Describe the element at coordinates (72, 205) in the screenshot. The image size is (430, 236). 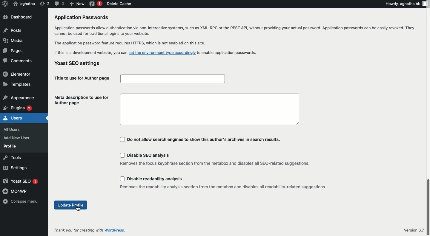
I see `Update profile` at that location.